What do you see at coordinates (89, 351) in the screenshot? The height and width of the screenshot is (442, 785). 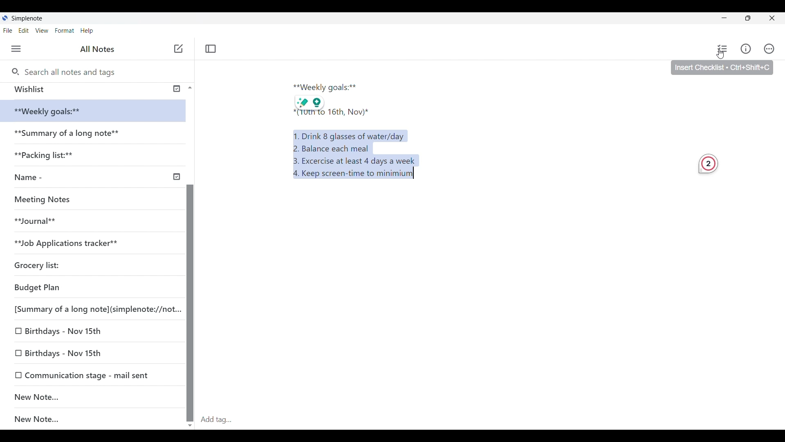 I see `Birthdays - Nov 15th` at bounding box center [89, 351].